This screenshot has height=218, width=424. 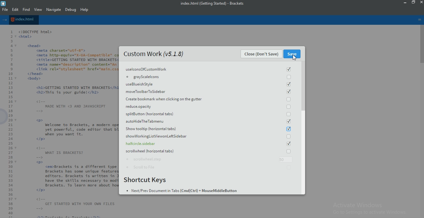 What do you see at coordinates (71, 10) in the screenshot?
I see `Debug` at bounding box center [71, 10].